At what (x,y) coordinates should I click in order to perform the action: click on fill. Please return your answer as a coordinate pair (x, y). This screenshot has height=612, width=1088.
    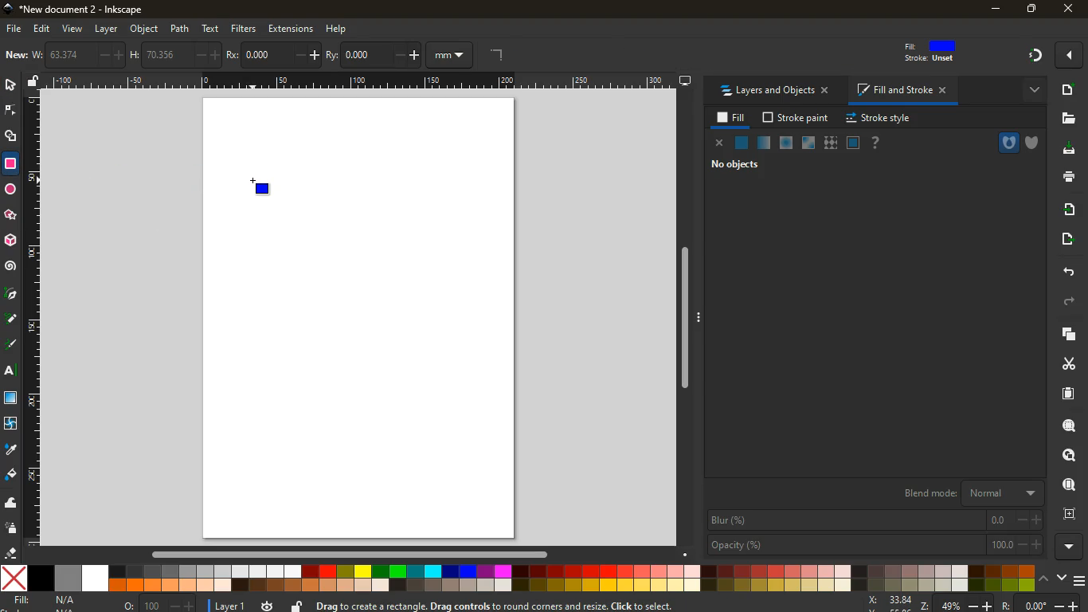
    Looking at the image, I should click on (51, 601).